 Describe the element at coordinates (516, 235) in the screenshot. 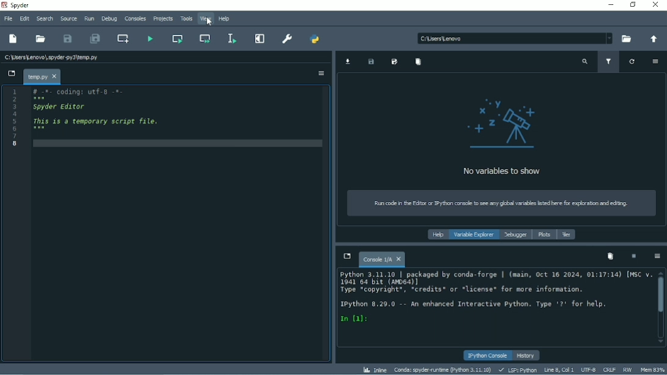

I see `Debugger` at that location.